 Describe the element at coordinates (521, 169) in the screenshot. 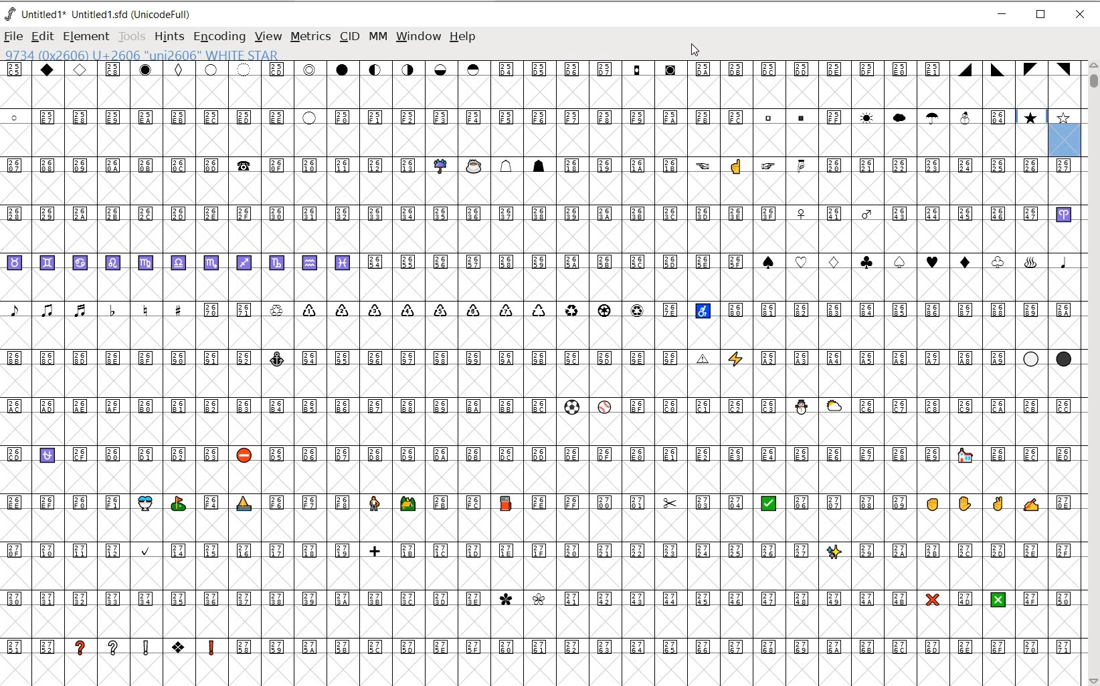

I see `GLYPHY CHARACTERS & NUMBERS` at that location.